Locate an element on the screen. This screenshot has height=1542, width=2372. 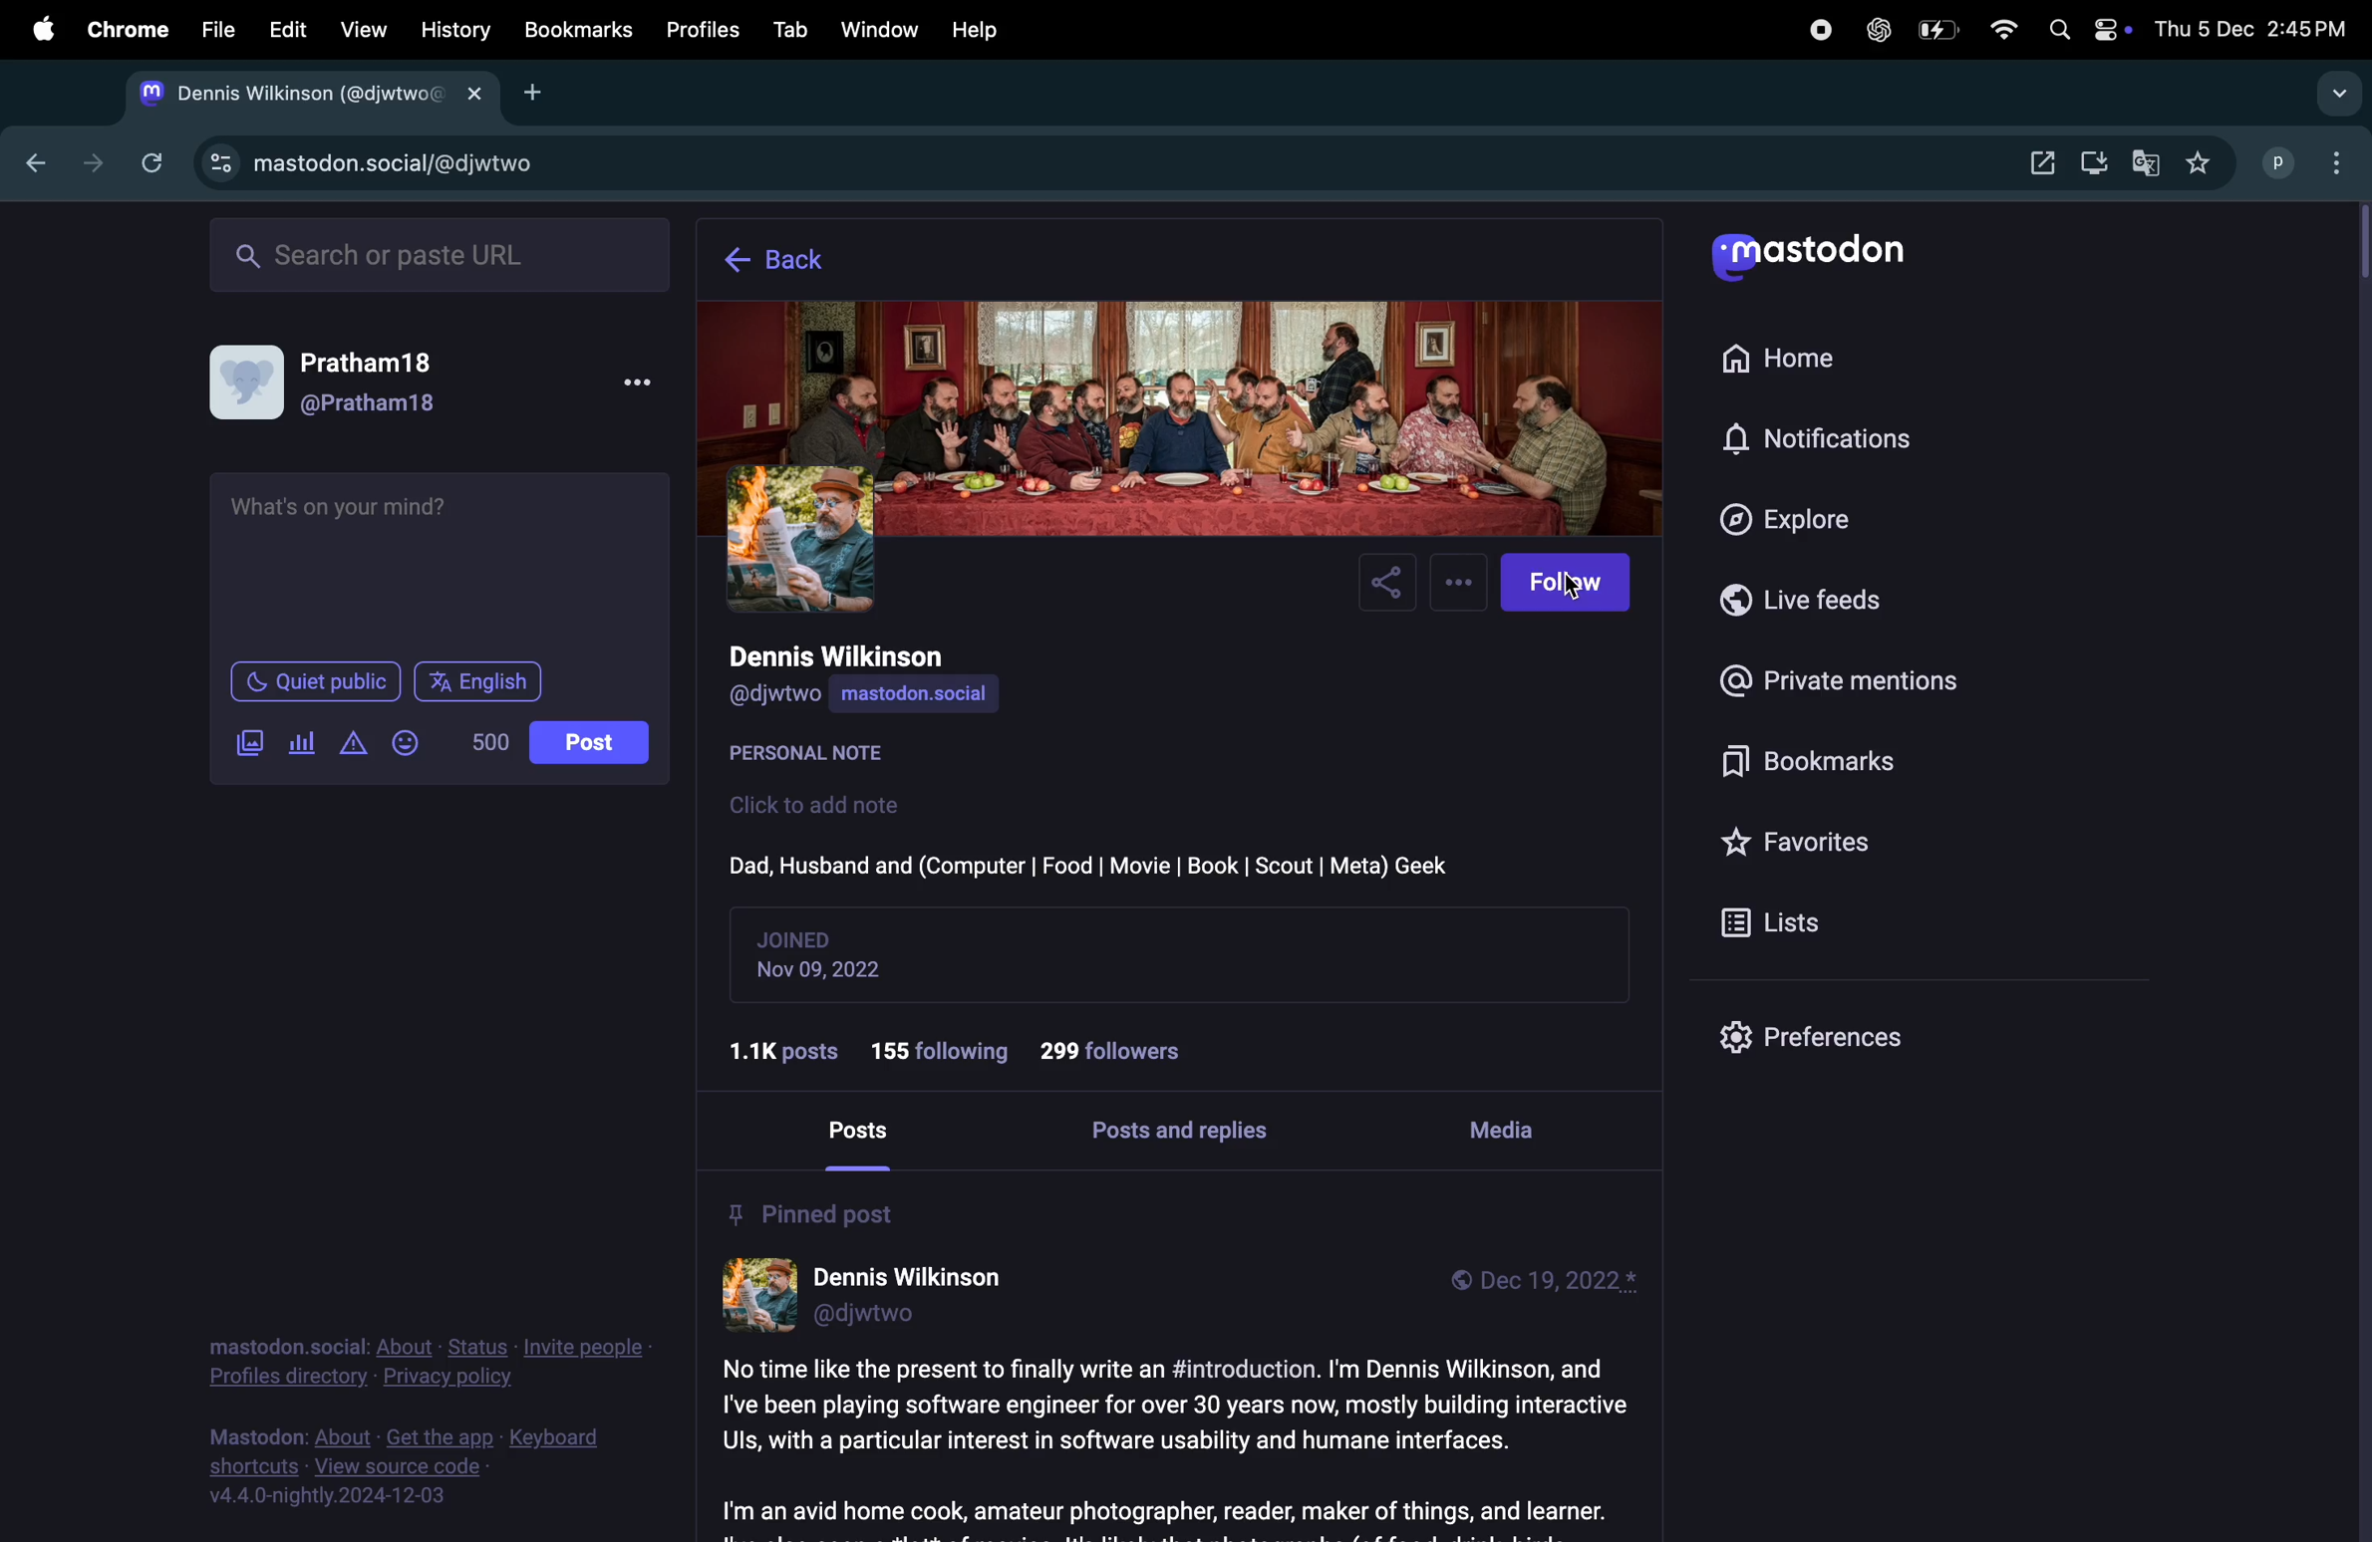
date and time is located at coordinates (2256, 31).